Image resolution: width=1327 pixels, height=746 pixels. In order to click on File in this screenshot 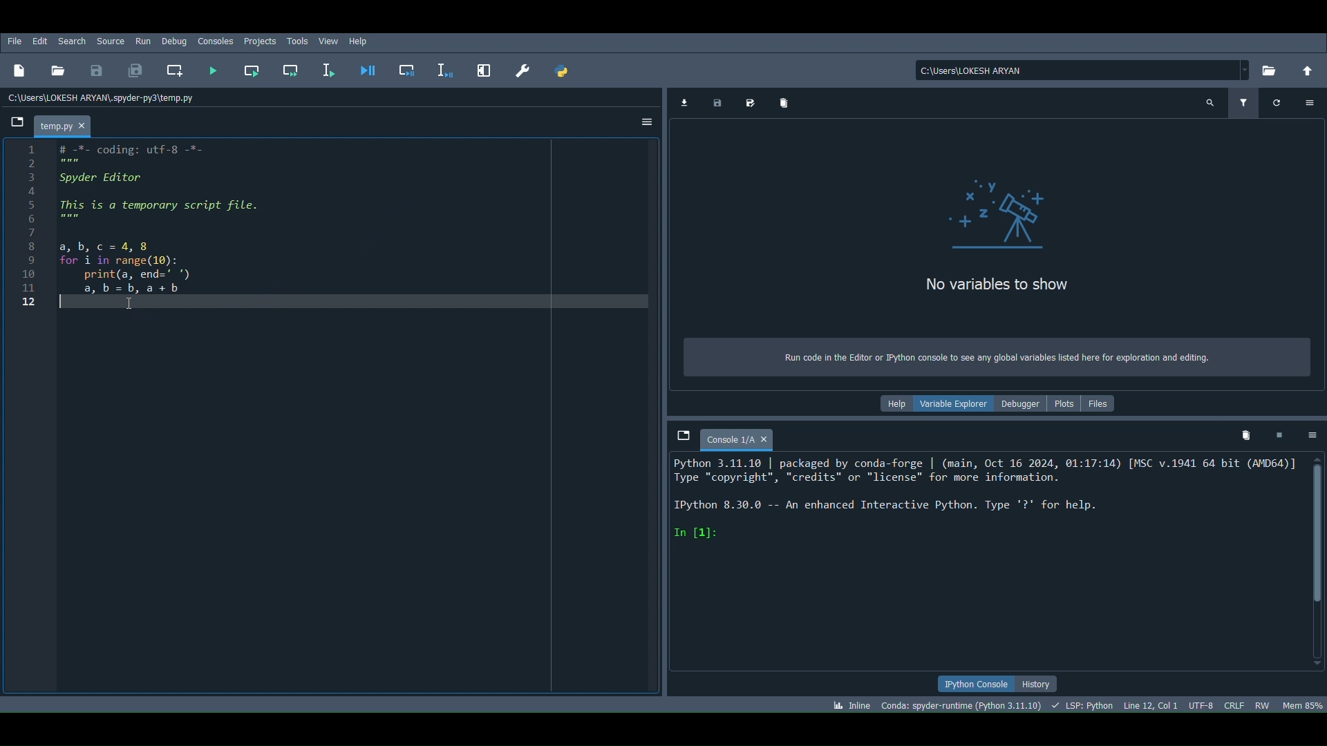, I will do `click(16, 43)`.